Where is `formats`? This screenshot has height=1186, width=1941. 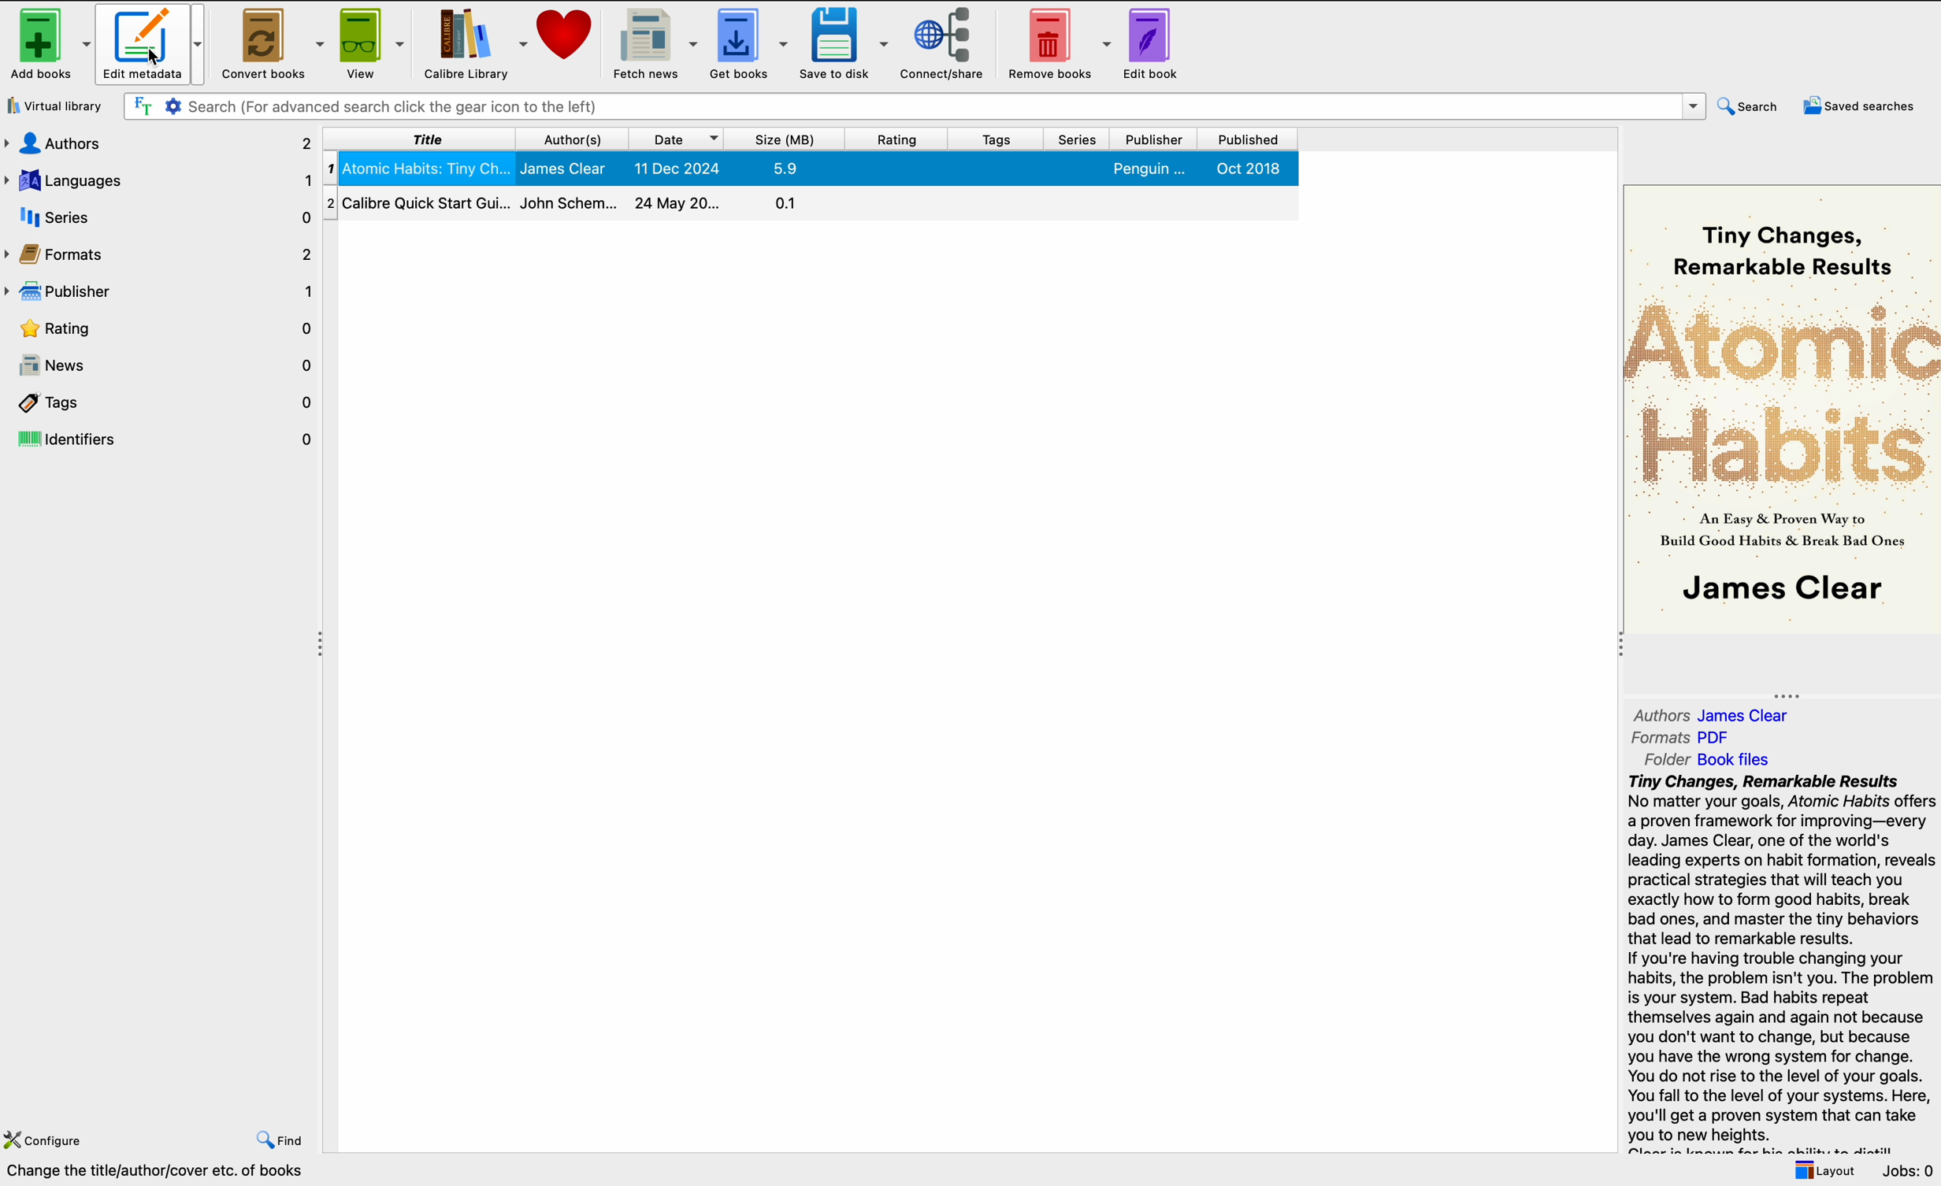
formats is located at coordinates (159, 254).